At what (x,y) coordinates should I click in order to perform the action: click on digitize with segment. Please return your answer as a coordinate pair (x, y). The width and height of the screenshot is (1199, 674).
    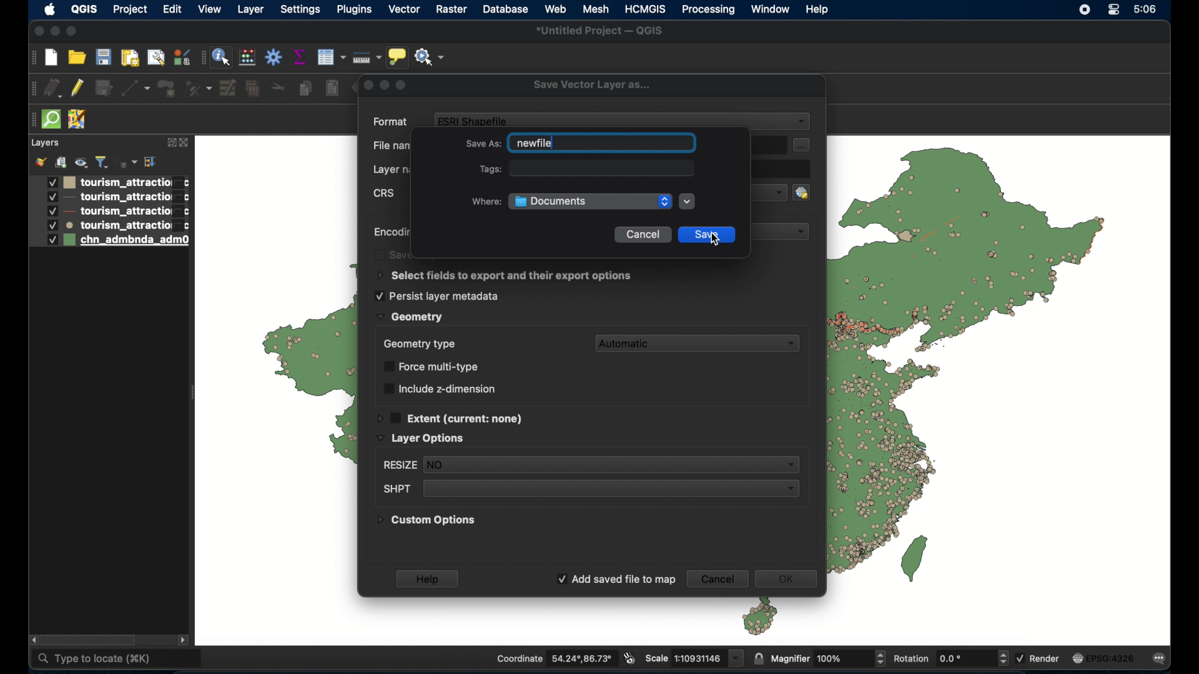
    Looking at the image, I should click on (136, 89).